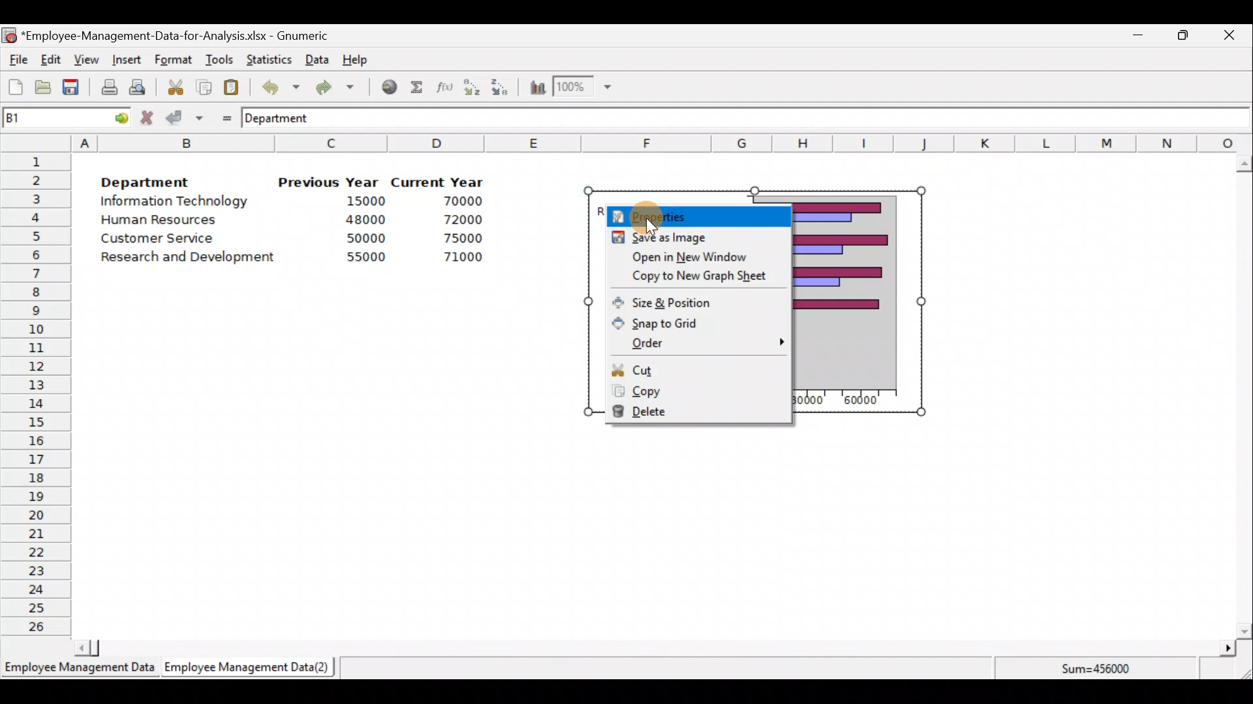 This screenshot has height=704, width=1253. Describe the element at coordinates (653, 648) in the screenshot. I see `Scroll bar` at that location.